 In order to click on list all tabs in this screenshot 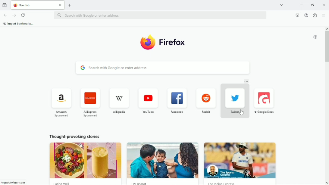, I will do `click(281, 5)`.